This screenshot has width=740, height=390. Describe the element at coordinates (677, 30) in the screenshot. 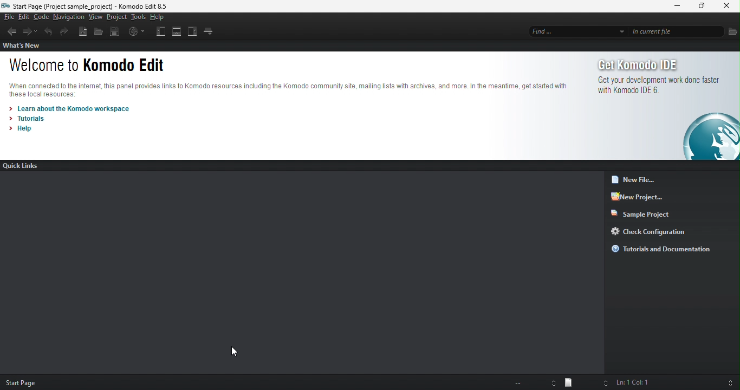

I see `in current file` at that location.